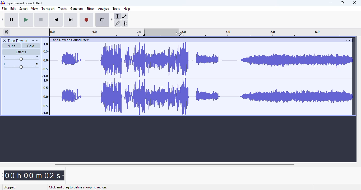 This screenshot has height=190, width=361. Describe the element at coordinates (77, 9) in the screenshot. I see `generate` at that location.